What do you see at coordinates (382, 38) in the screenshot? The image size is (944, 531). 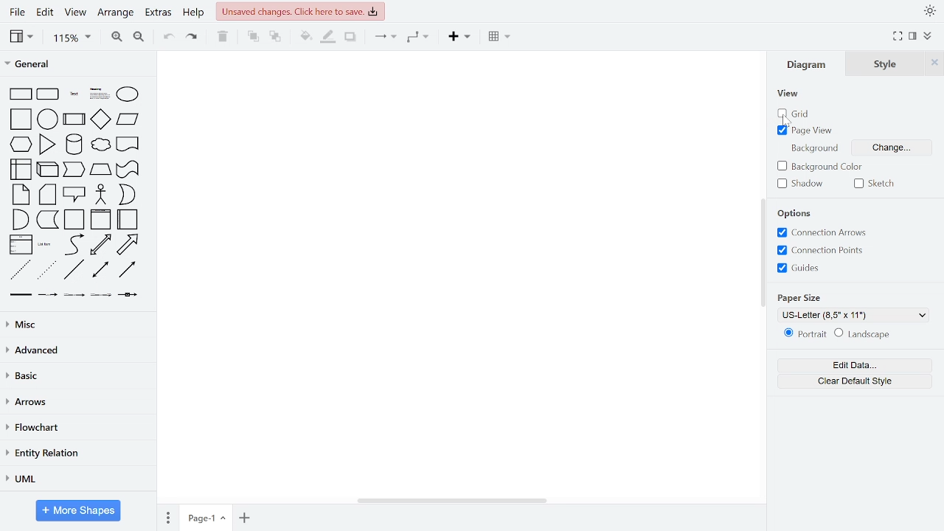 I see `connector` at bounding box center [382, 38].